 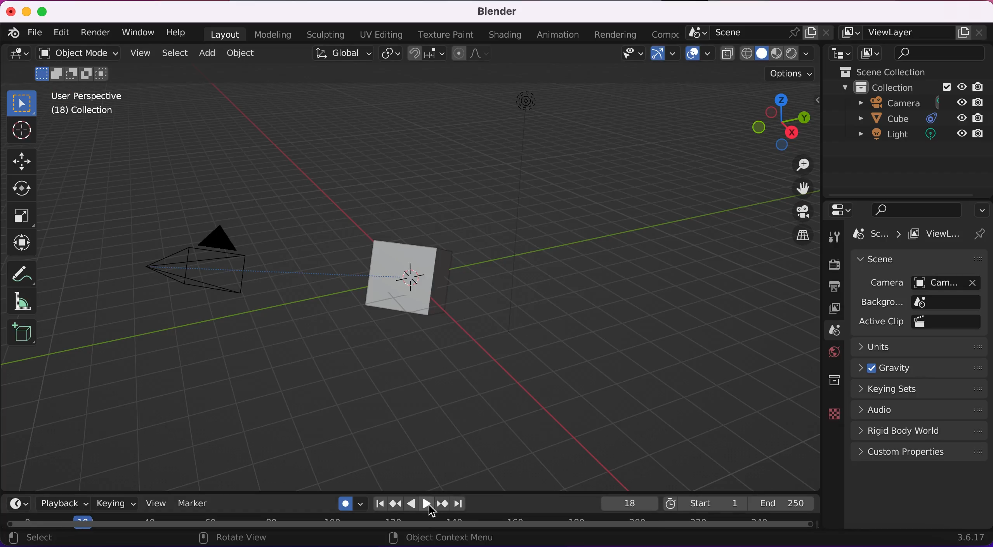 I want to click on view, so click(x=138, y=52).